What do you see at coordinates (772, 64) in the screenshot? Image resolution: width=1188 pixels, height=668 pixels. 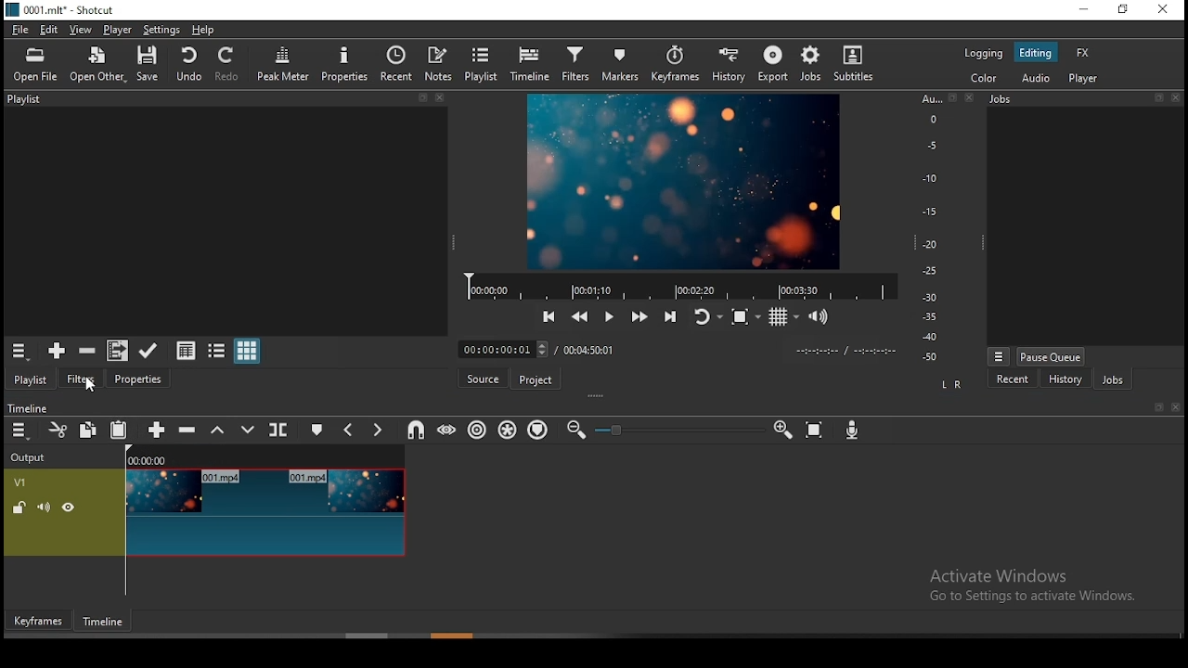 I see `export` at bounding box center [772, 64].